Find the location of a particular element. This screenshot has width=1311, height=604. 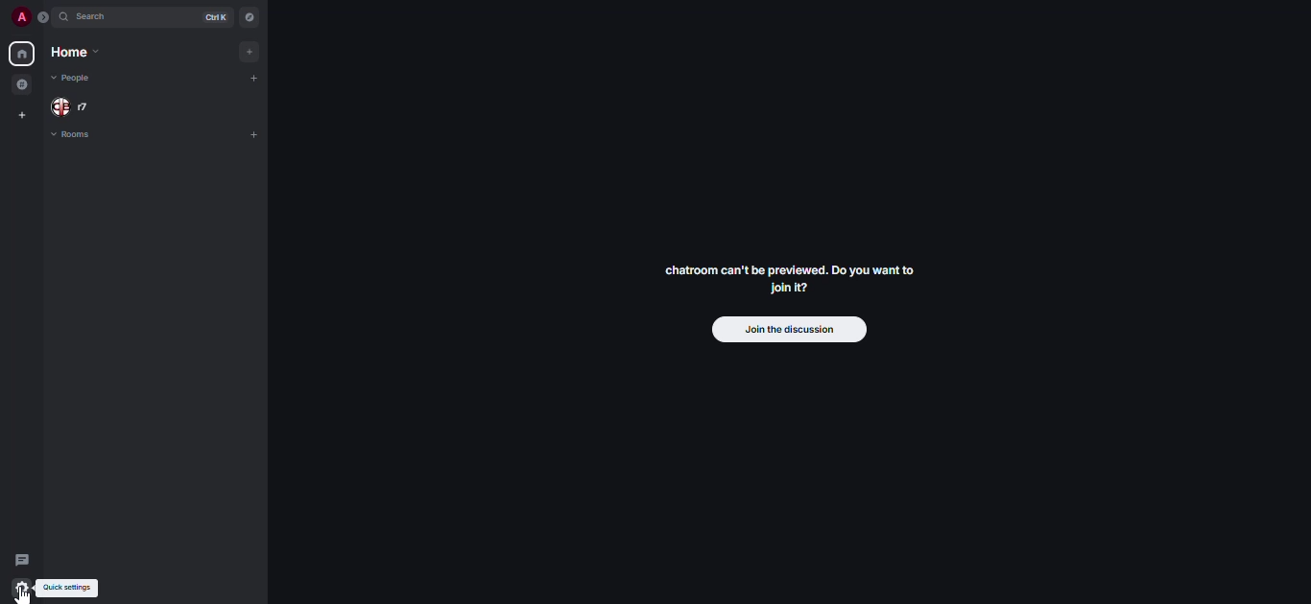

threads is located at coordinates (23, 561).